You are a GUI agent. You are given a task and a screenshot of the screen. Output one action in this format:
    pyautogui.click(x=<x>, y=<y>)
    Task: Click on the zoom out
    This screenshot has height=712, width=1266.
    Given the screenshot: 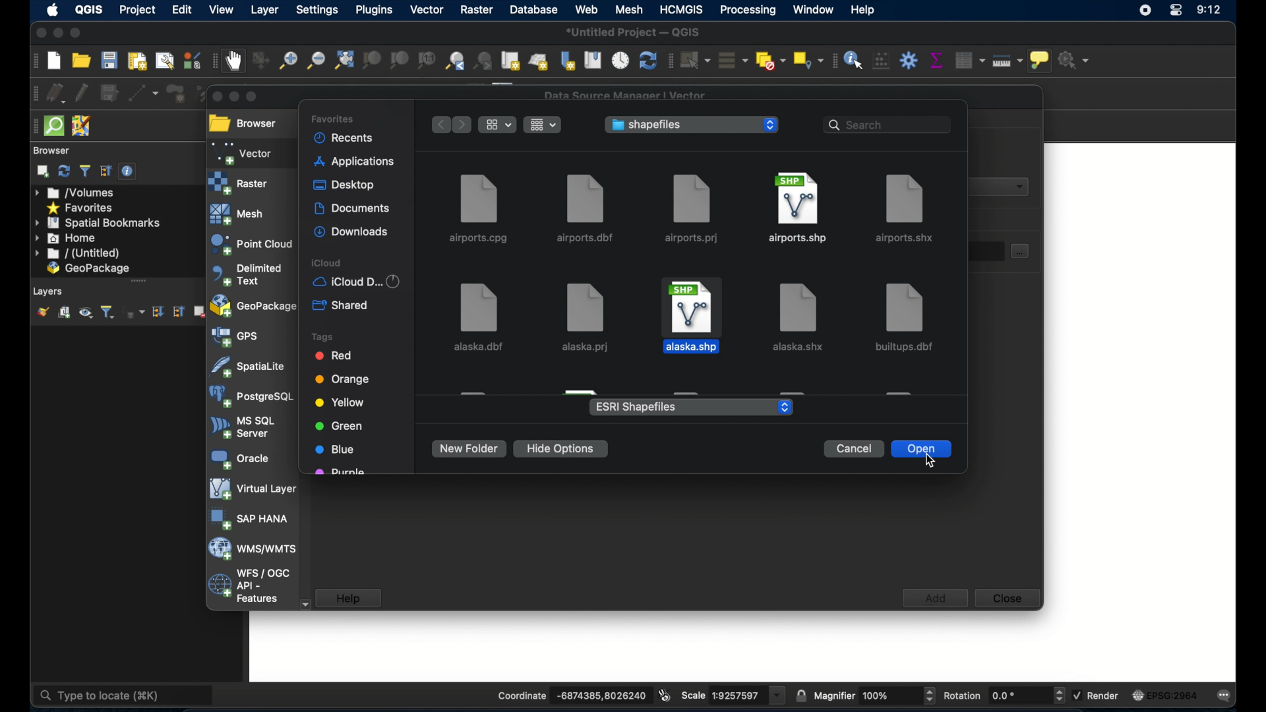 What is the action you would take?
    pyautogui.click(x=315, y=63)
    